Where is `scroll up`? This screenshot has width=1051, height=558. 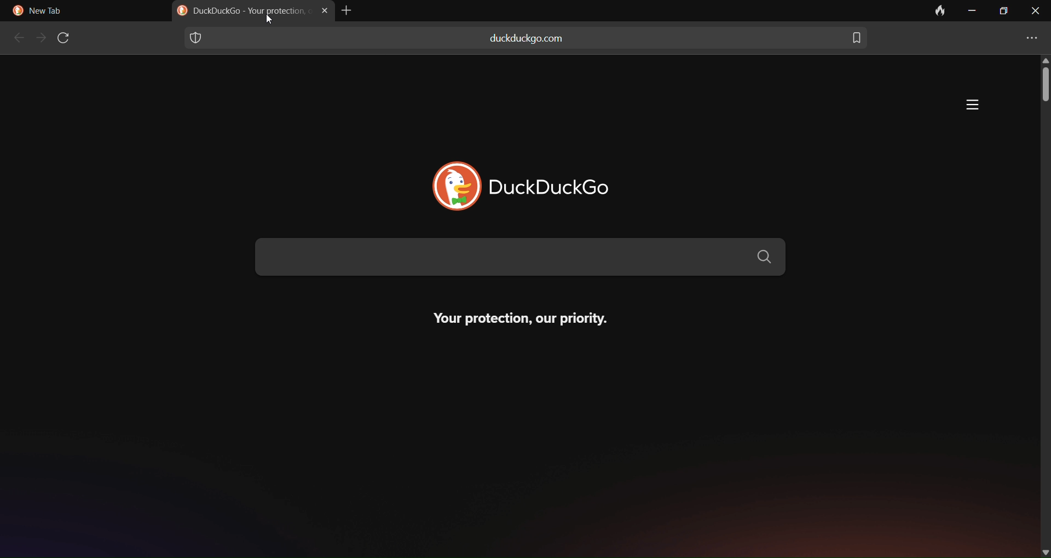 scroll up is located at coordinates (1042, 60).